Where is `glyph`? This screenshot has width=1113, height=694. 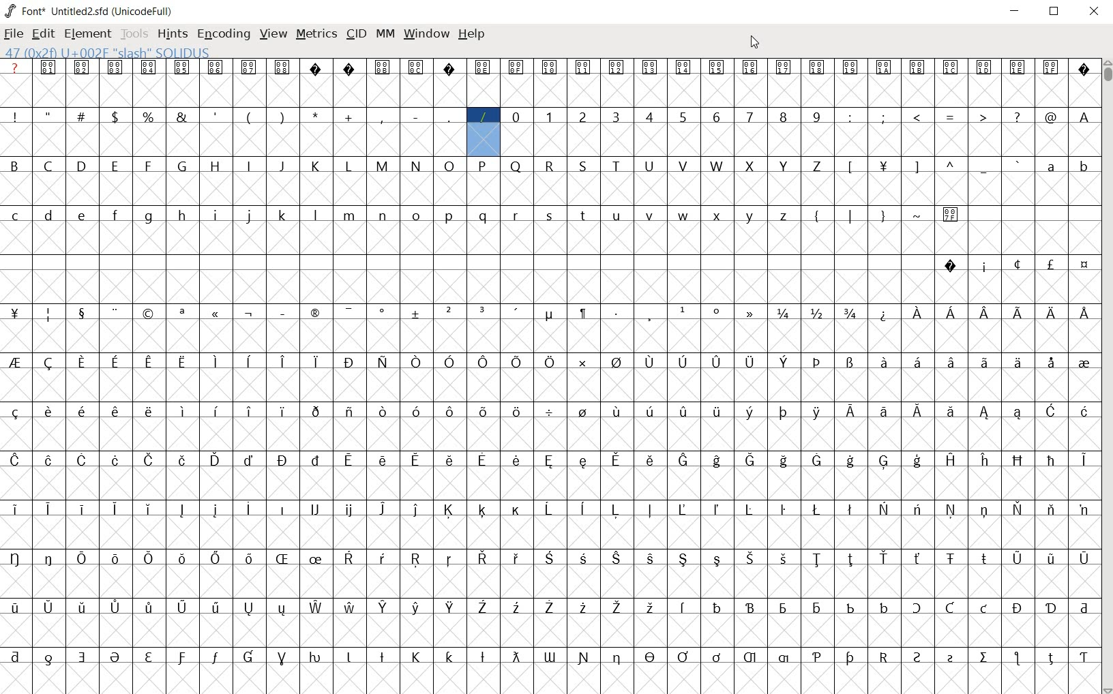
glyph is located at coordinates (383, 166).